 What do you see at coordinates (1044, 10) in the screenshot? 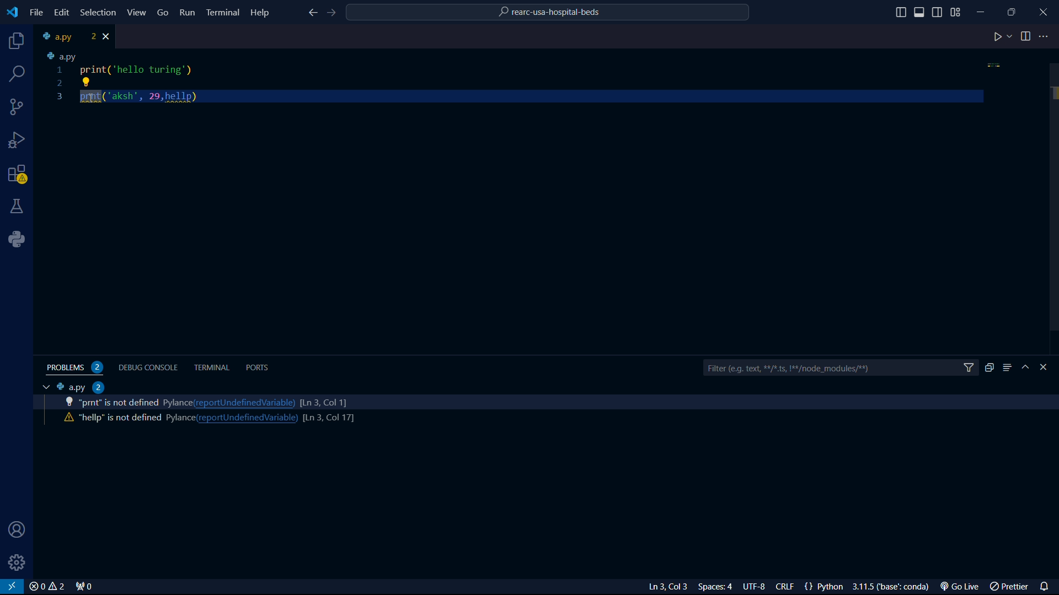
I see `close program` at bounding box center [1044, 10].